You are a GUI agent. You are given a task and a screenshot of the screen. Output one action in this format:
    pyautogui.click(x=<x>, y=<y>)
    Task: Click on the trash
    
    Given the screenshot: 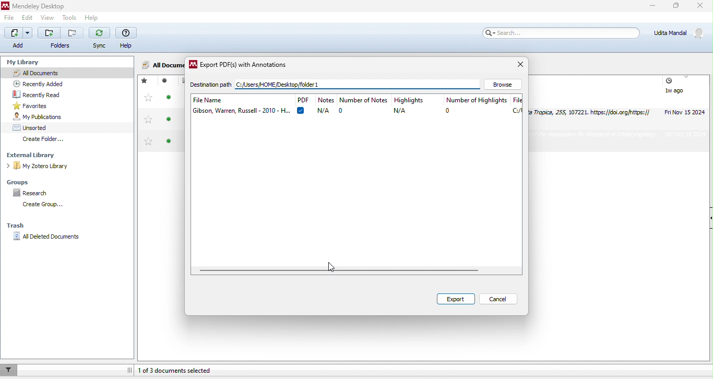 What is the action you would take?
    pyautogui.click(x=18, y=227)
    